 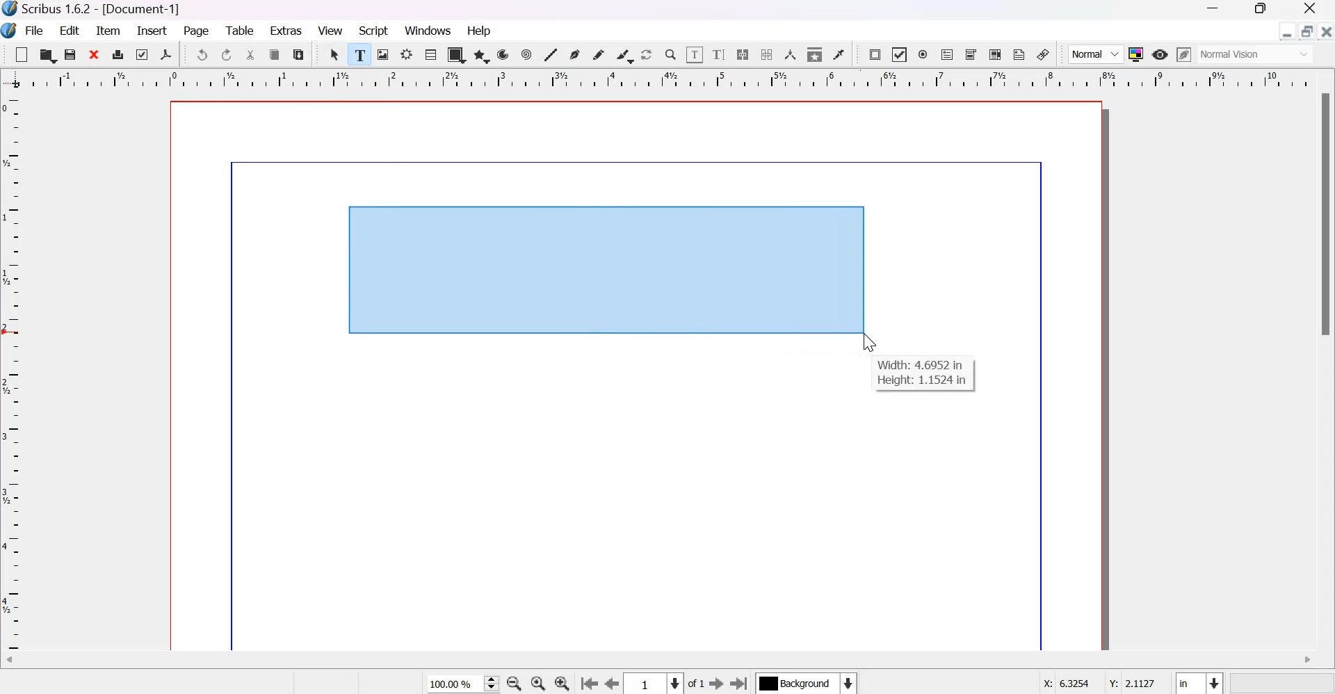 What do you see at coordinates (252, 55) in the screenshot?
I see `cut` at bounding box center [252, 55].